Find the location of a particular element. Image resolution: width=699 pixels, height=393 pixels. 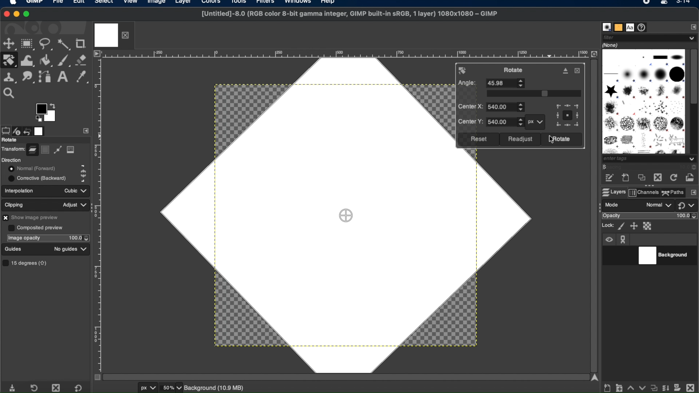

Mac control center is located at coordinates (663, 3).